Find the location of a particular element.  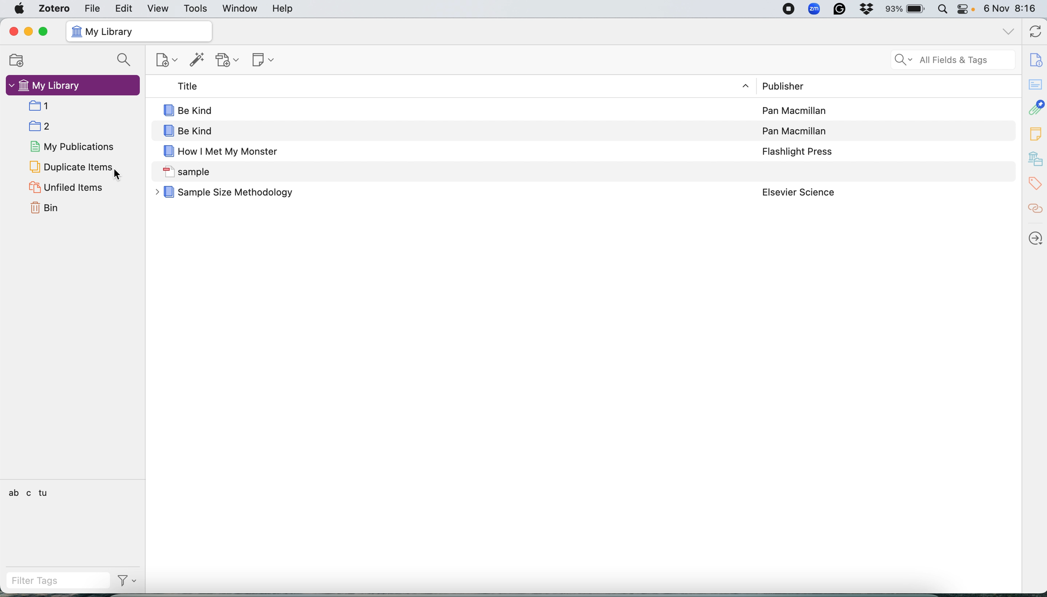

Pan Macmilan is located at coordinates (795, 110).